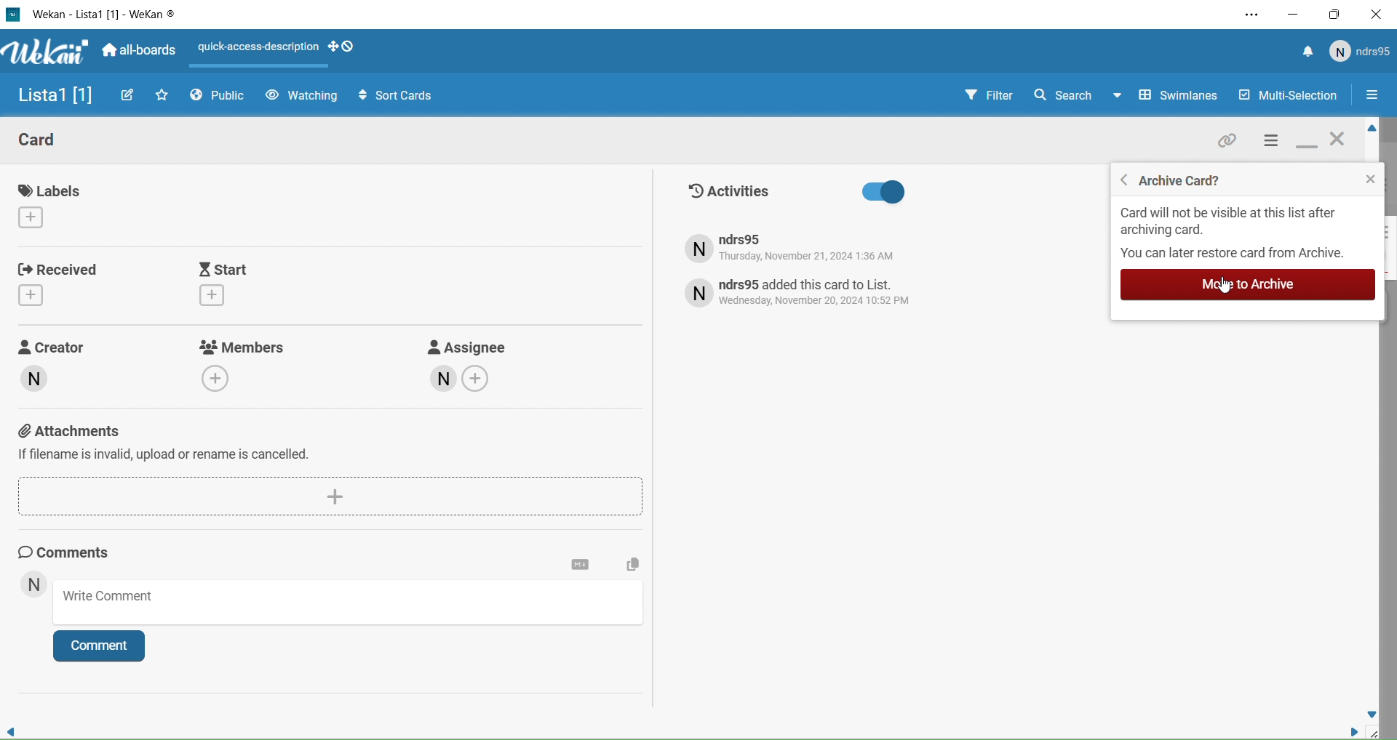  I want to click on Minimize, so click(1304, 147).